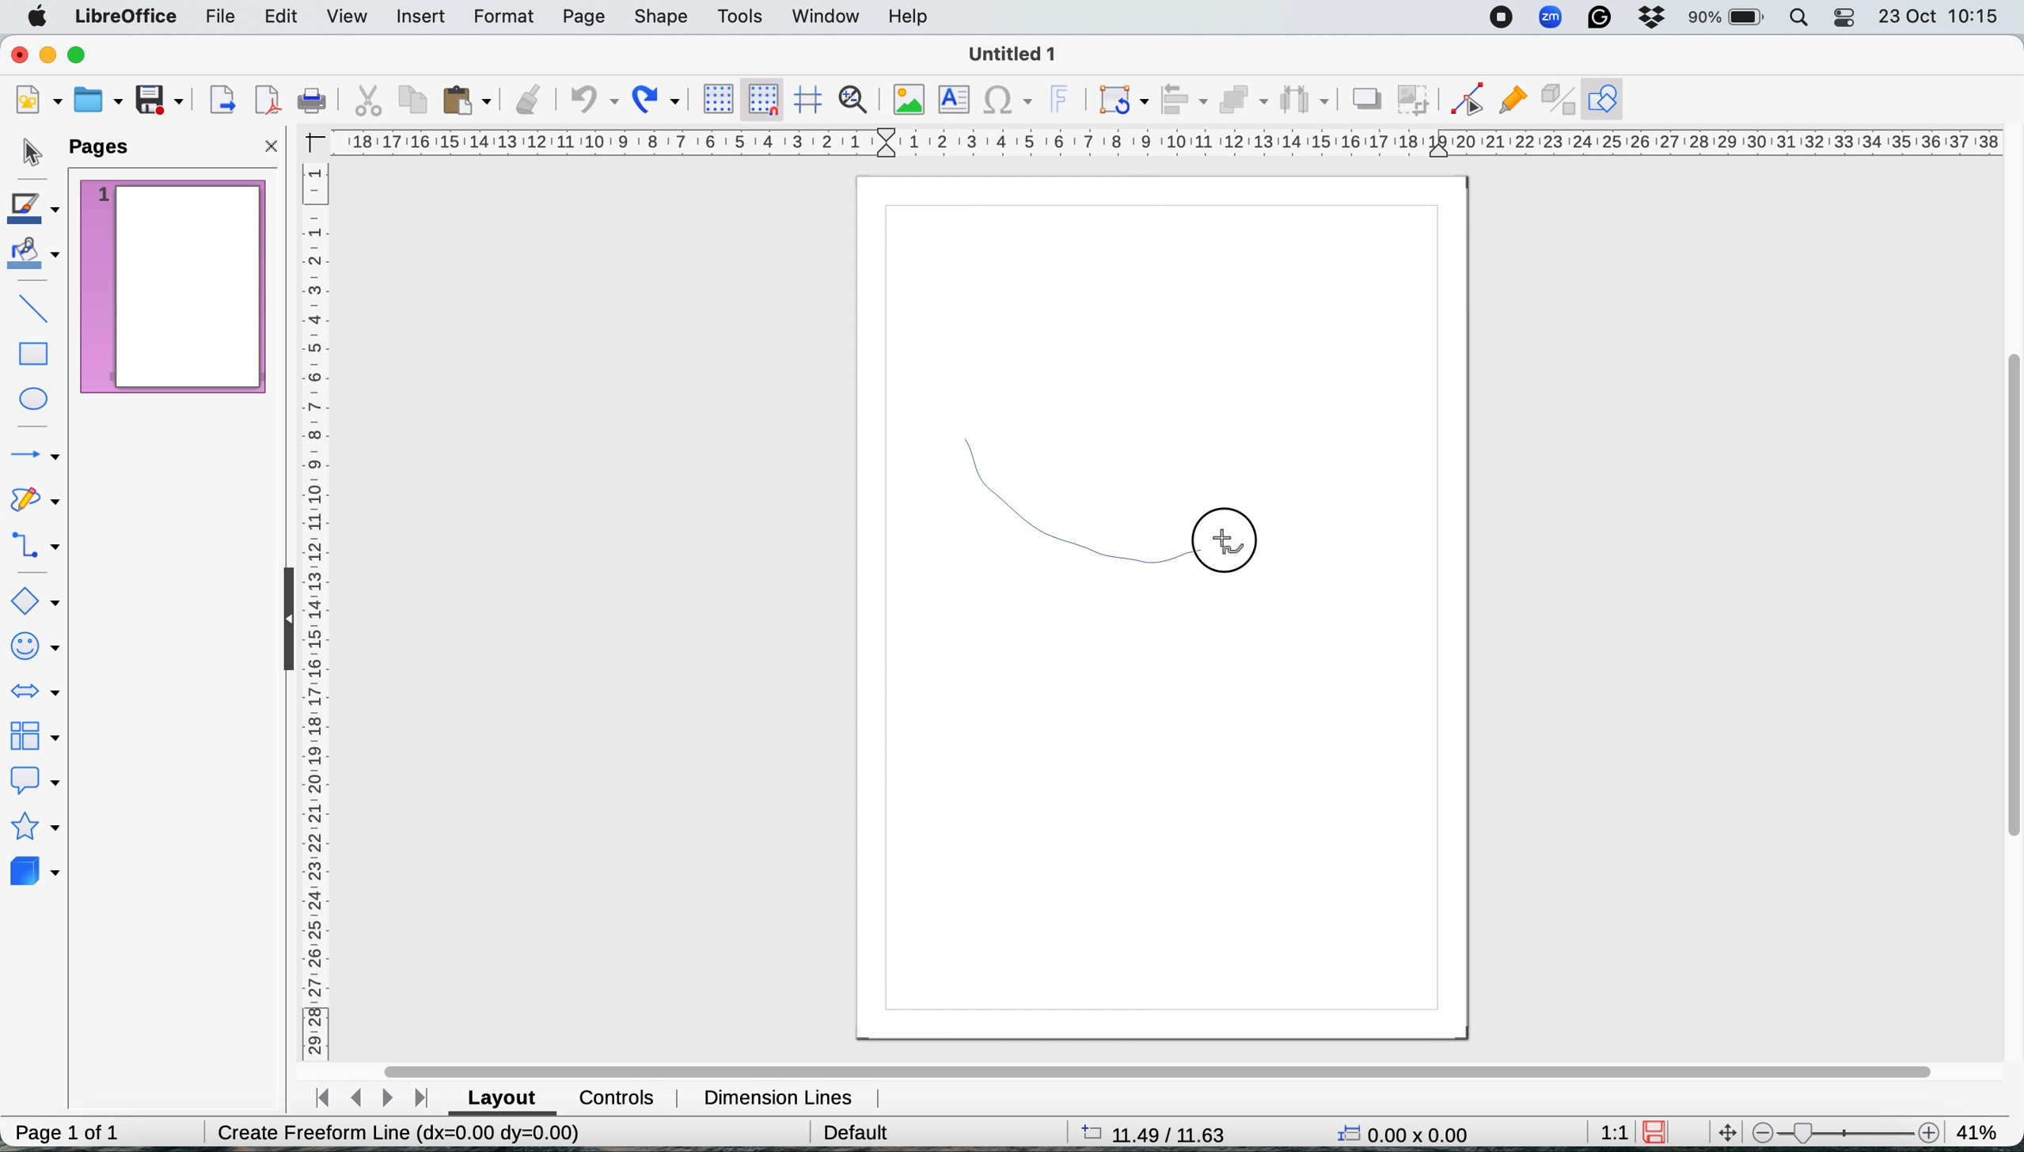  Describe the element at coordinates (70, 1127) in the screenshot. I see `page 1 of 1` at that location.